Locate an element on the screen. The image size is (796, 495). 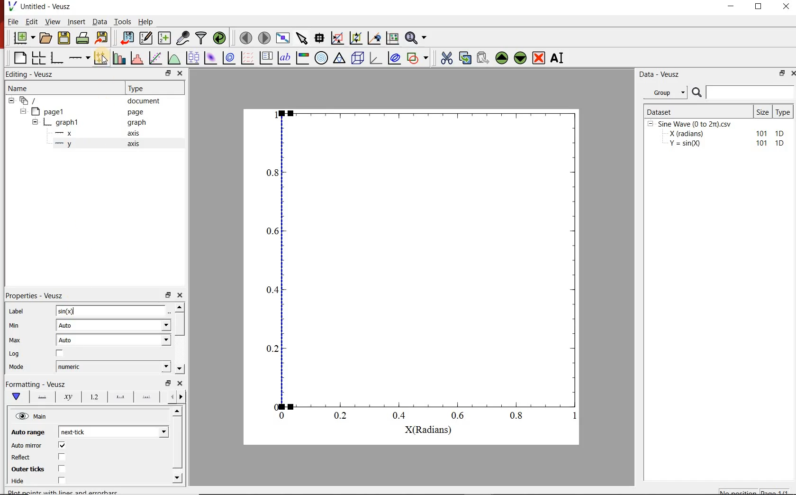
Move right is located at coordinates (182, 397).